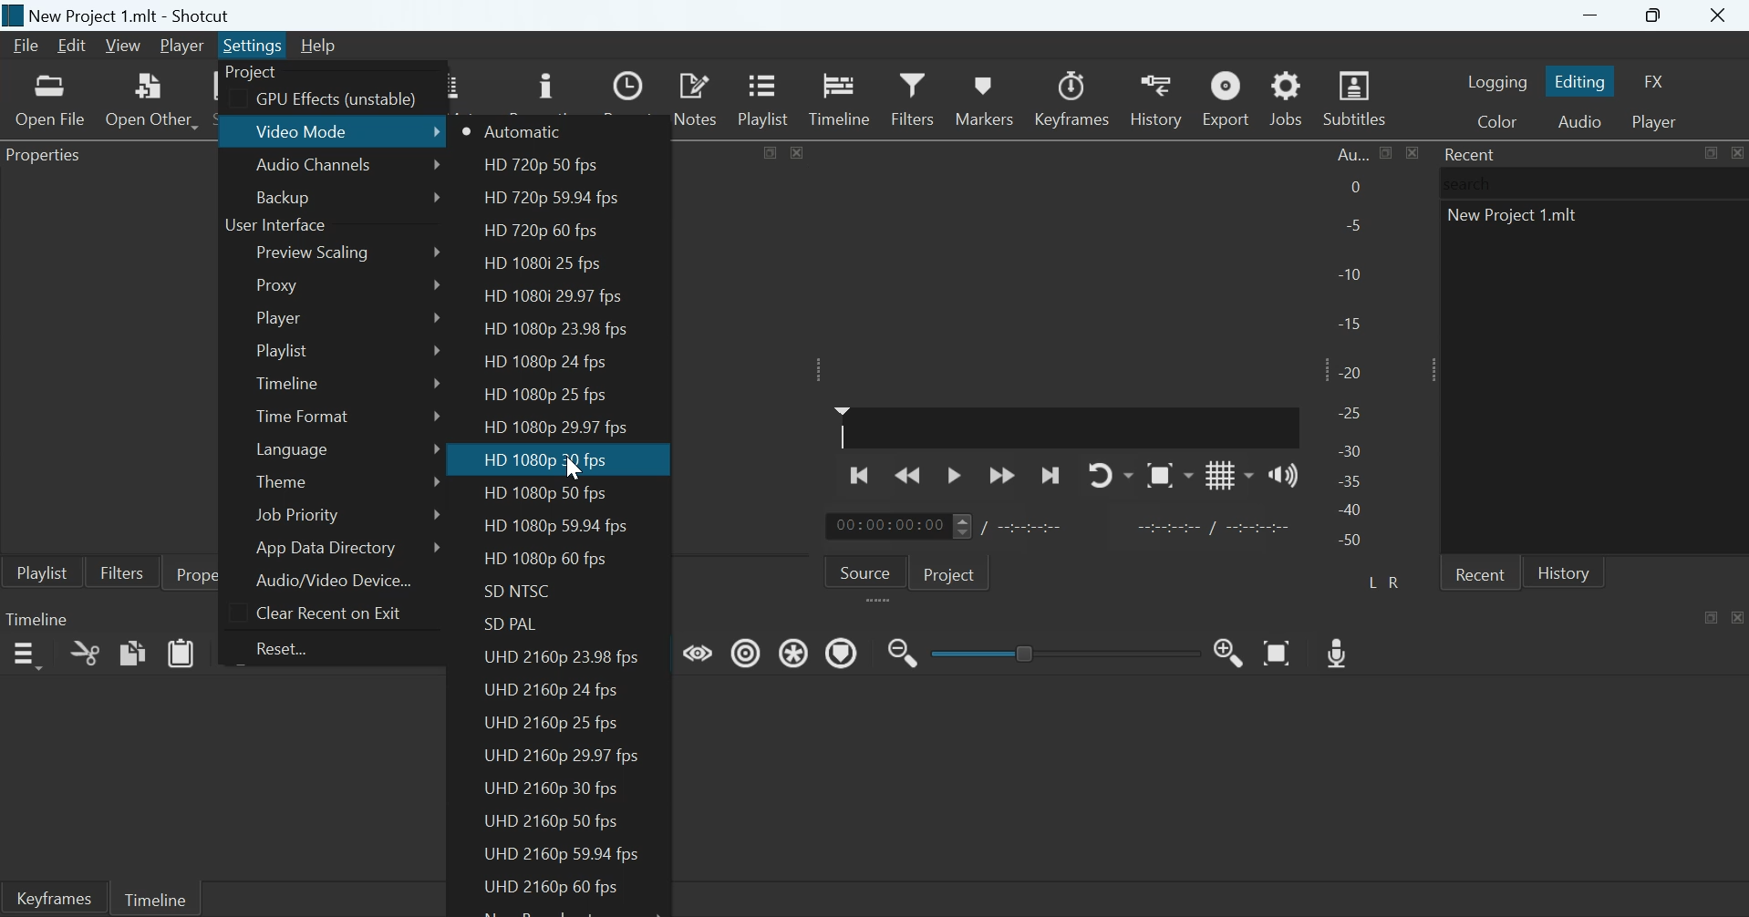  What do you see at coordinates (1283, 474) in the screenshot?
I see `Show the volume control` at bounding box center [1283, 474].